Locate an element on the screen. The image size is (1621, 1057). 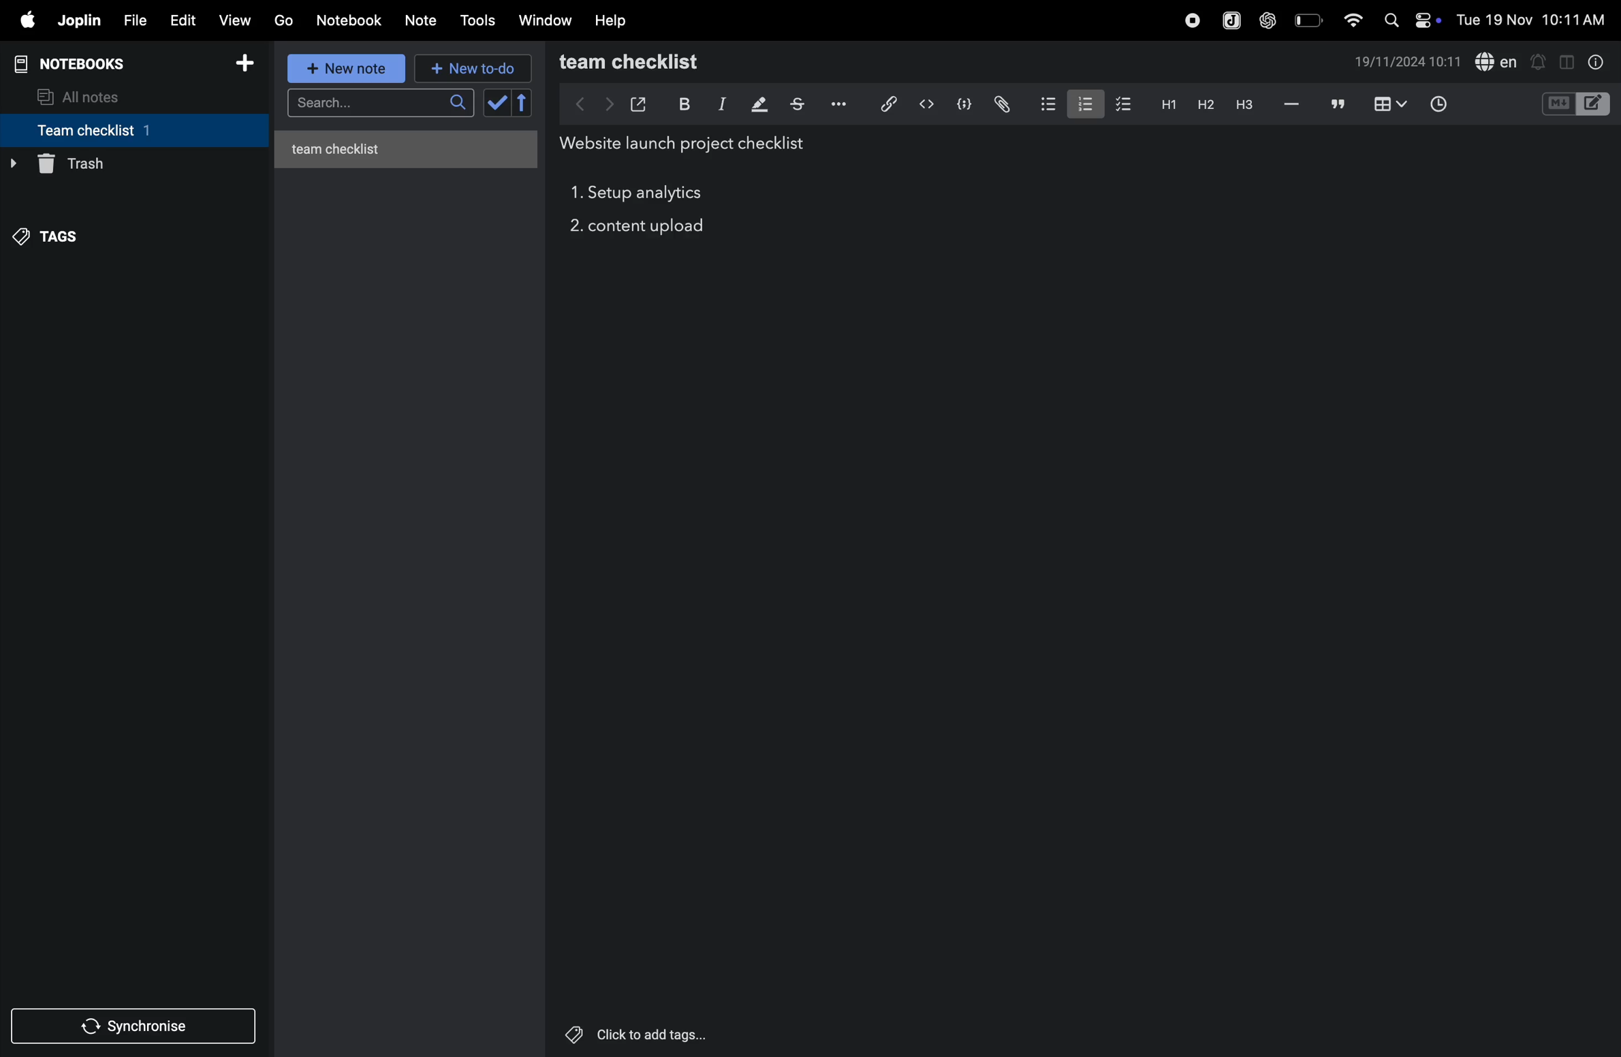
checklist is located at coordinates (1125, 105).